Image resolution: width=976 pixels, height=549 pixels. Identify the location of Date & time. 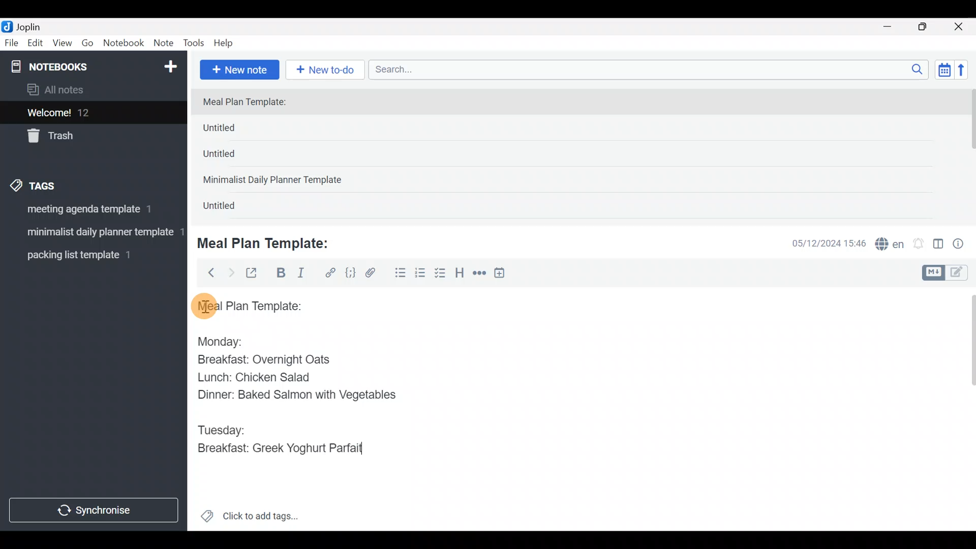
(821, 243).